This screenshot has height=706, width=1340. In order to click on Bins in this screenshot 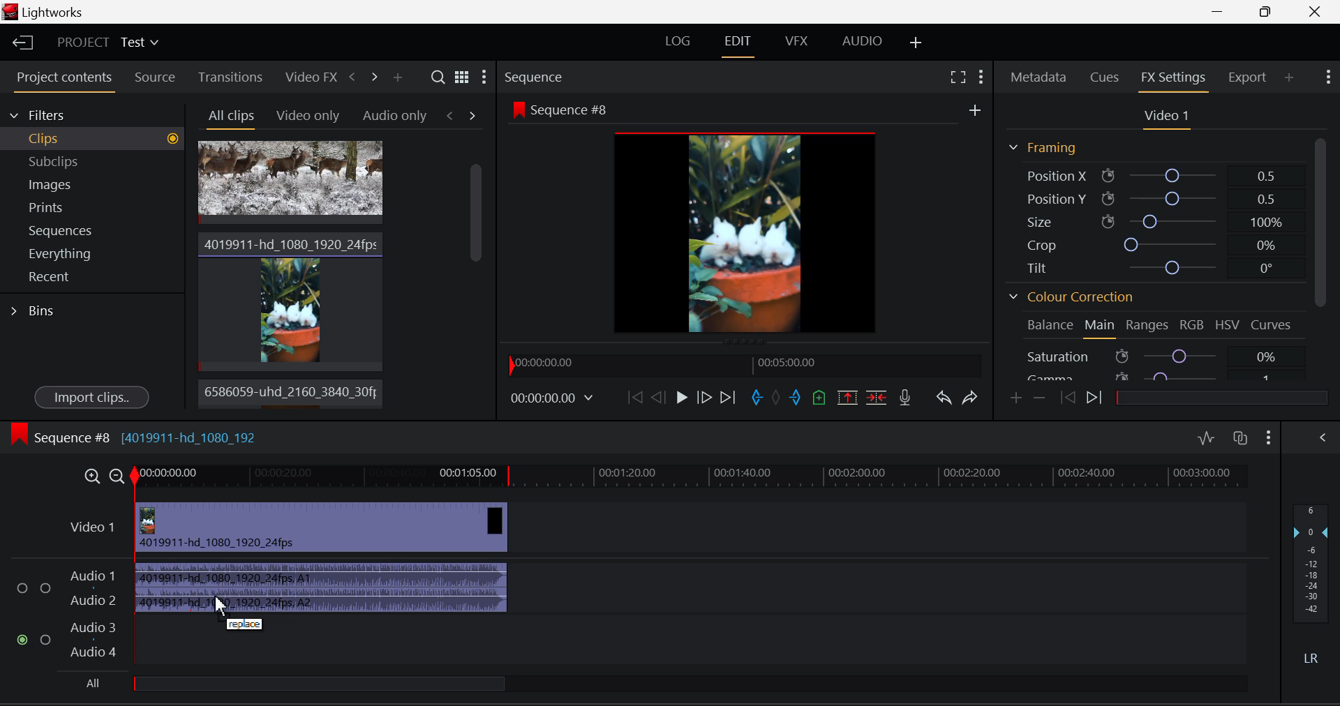, I will do `click(33, 313)`.